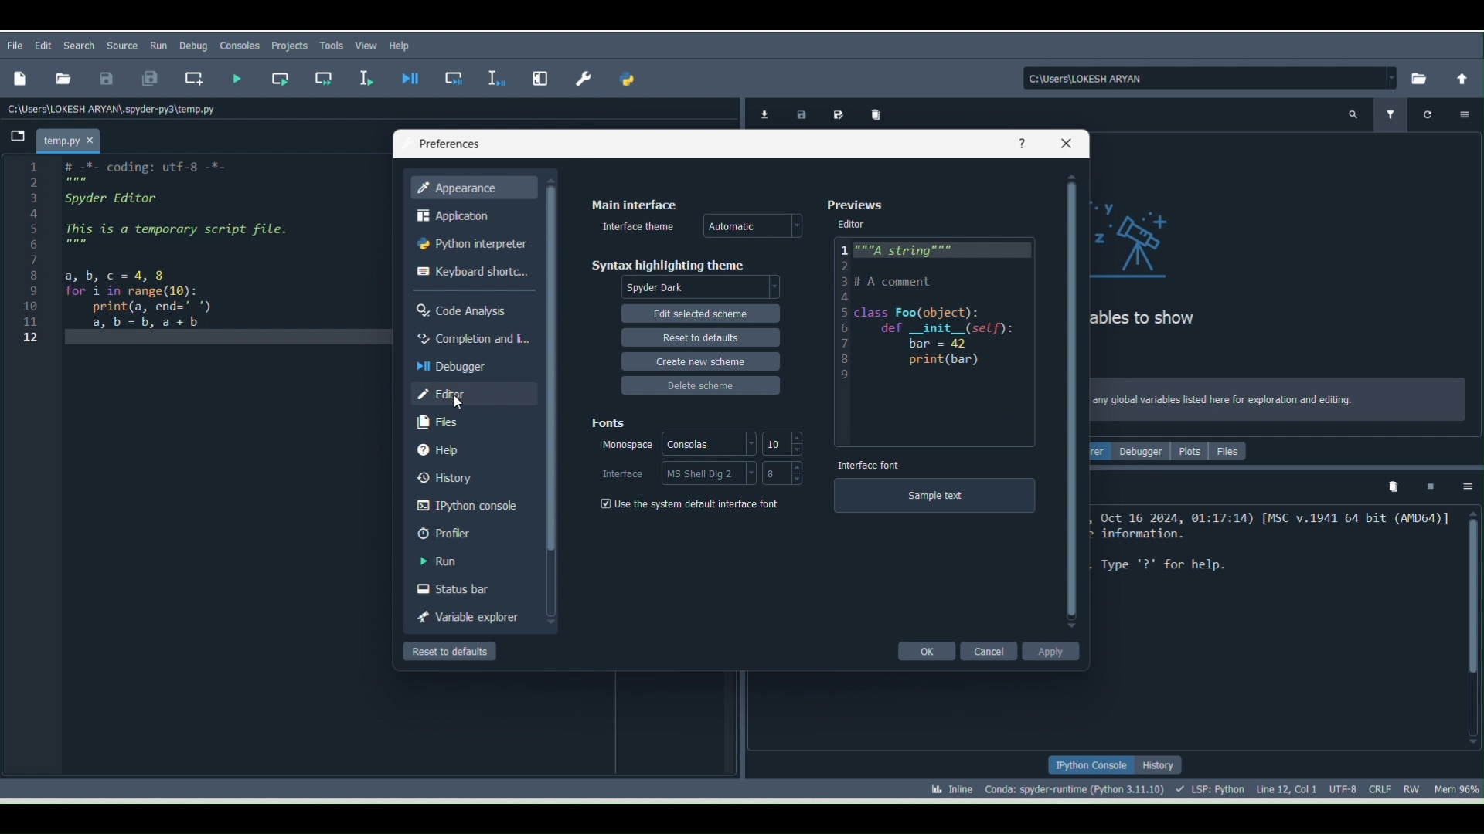  What do you see at coordinates (237, 48) in the screenshot?
I see `Consoles` at bounding box center [237, 48].